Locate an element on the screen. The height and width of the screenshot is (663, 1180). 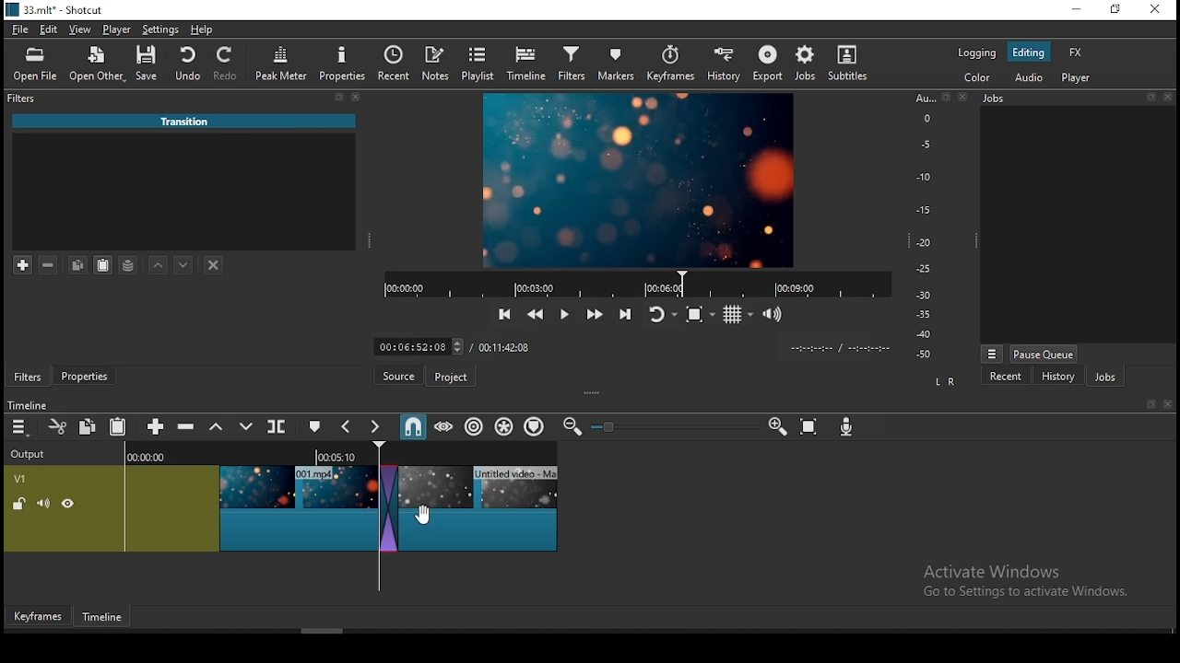
create/edit marker is located at coordinates (316, 428).